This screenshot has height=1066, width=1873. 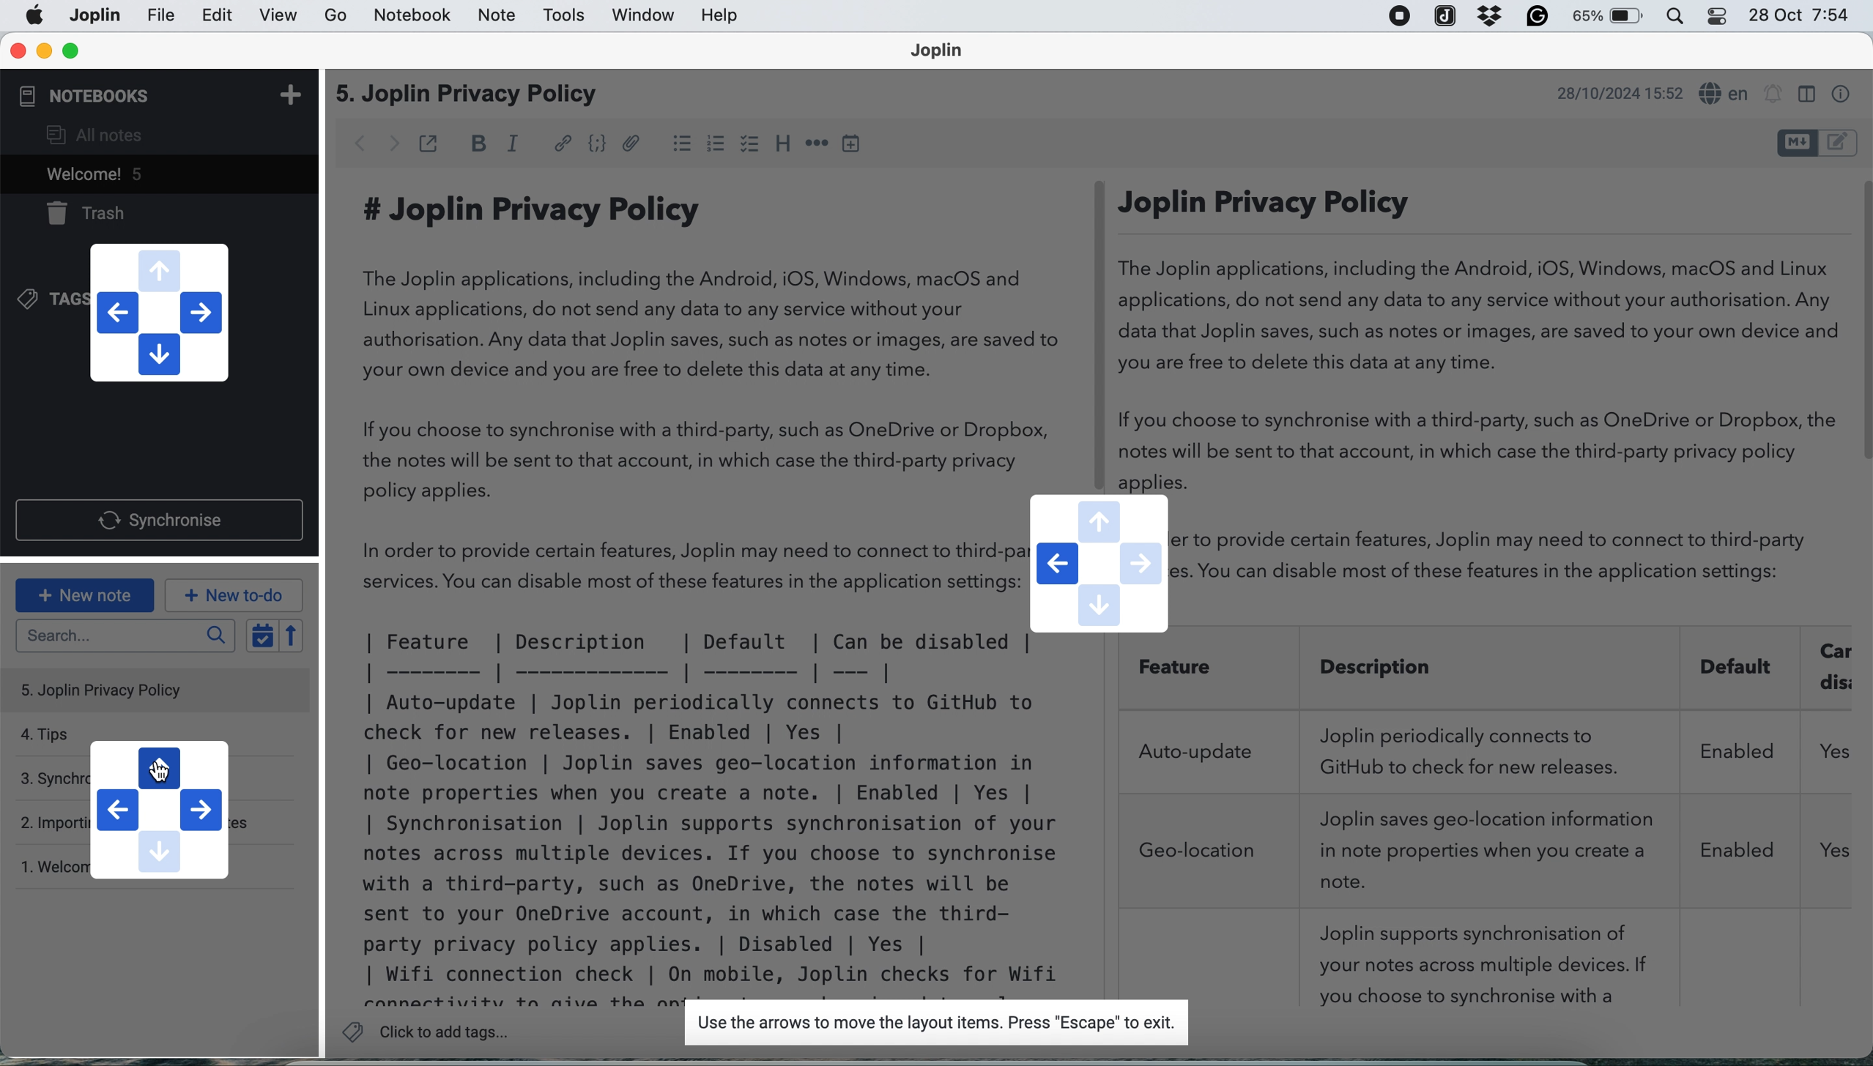 What do you see at coordinates (416, 16) in the screenshot?
I see `notebook` at bounding box center [416, 16].